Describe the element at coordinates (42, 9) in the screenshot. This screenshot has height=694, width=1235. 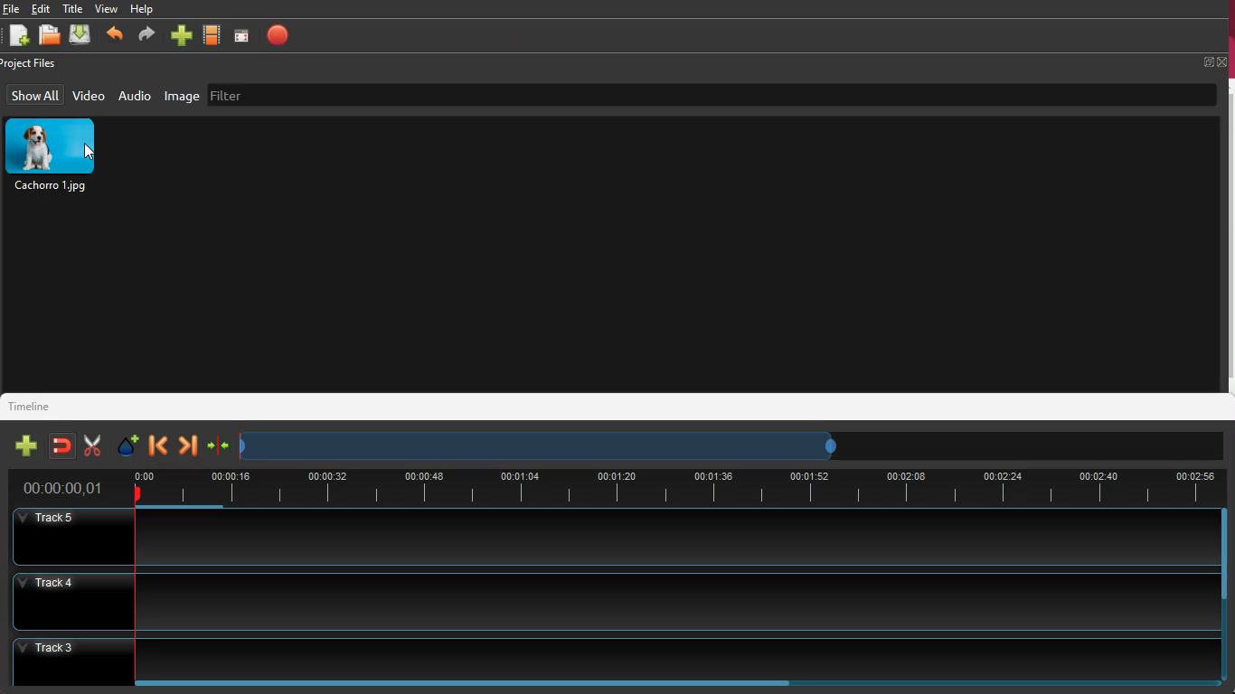
I see `edit` at that location.